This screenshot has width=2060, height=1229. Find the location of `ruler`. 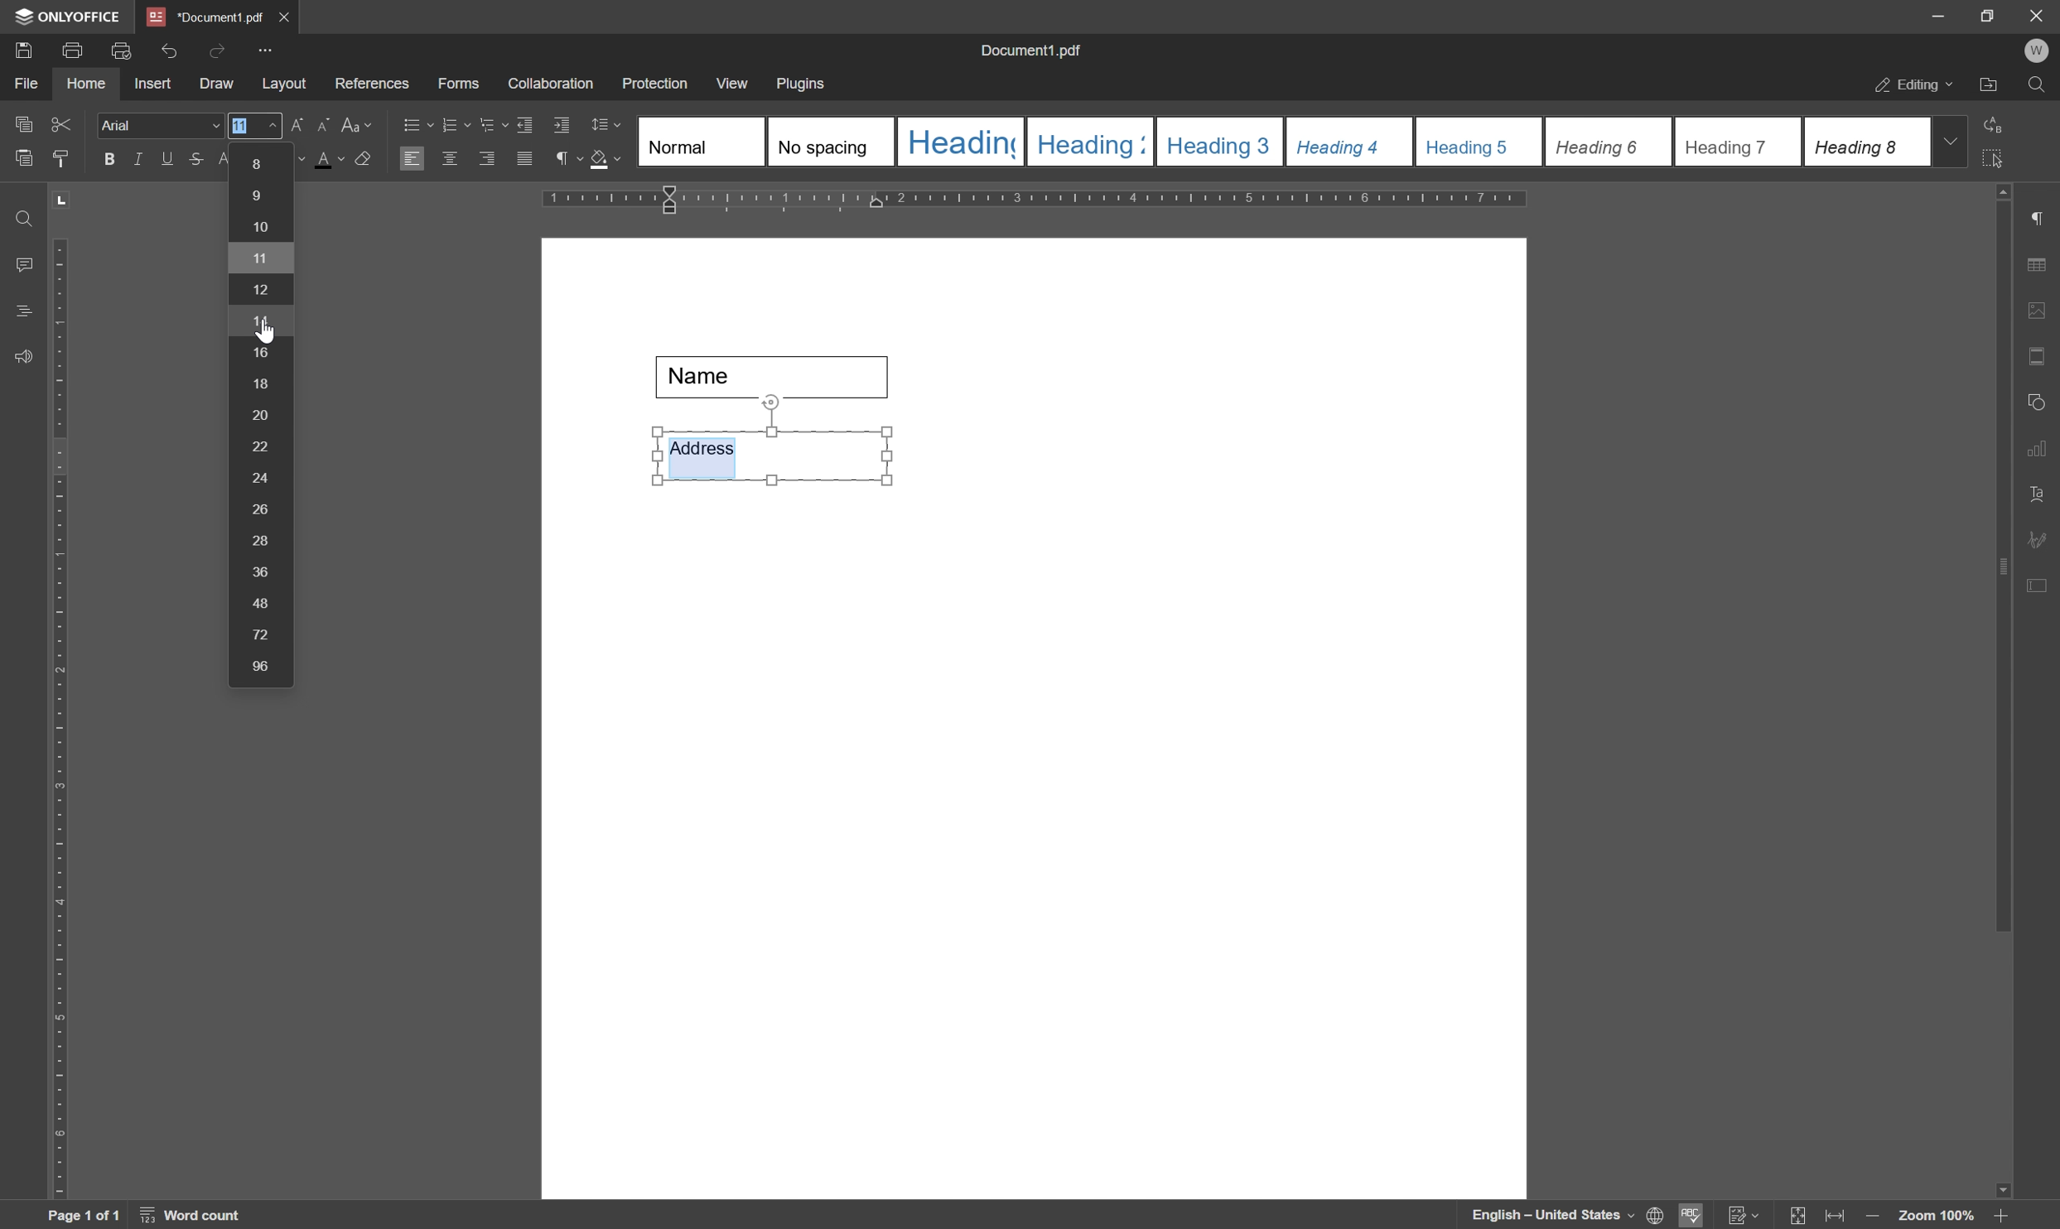

ruler is located at coordinates (58, 715).